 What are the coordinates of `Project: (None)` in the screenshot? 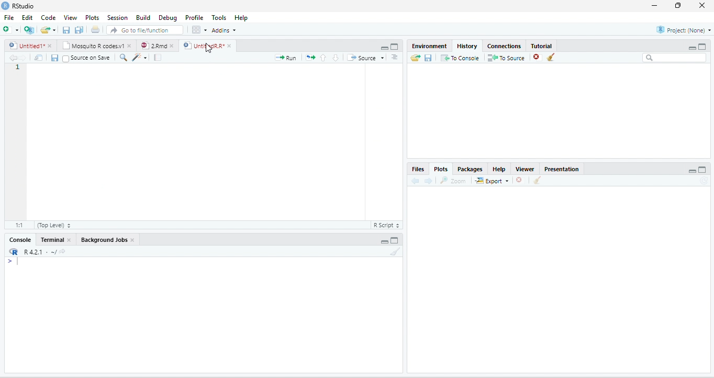 It's located at (683, 30).